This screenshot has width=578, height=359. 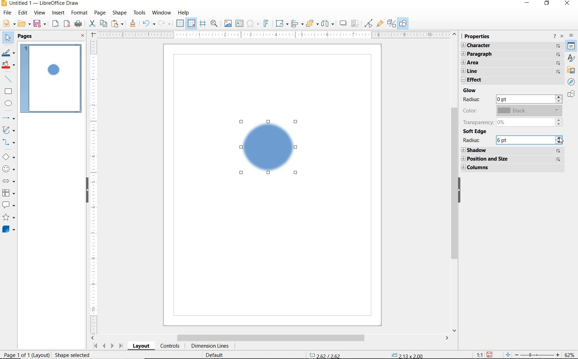 What do you see at coordinates (104, 24) in the screenshot?
I see `COPY` at bounding box center [104, 24].